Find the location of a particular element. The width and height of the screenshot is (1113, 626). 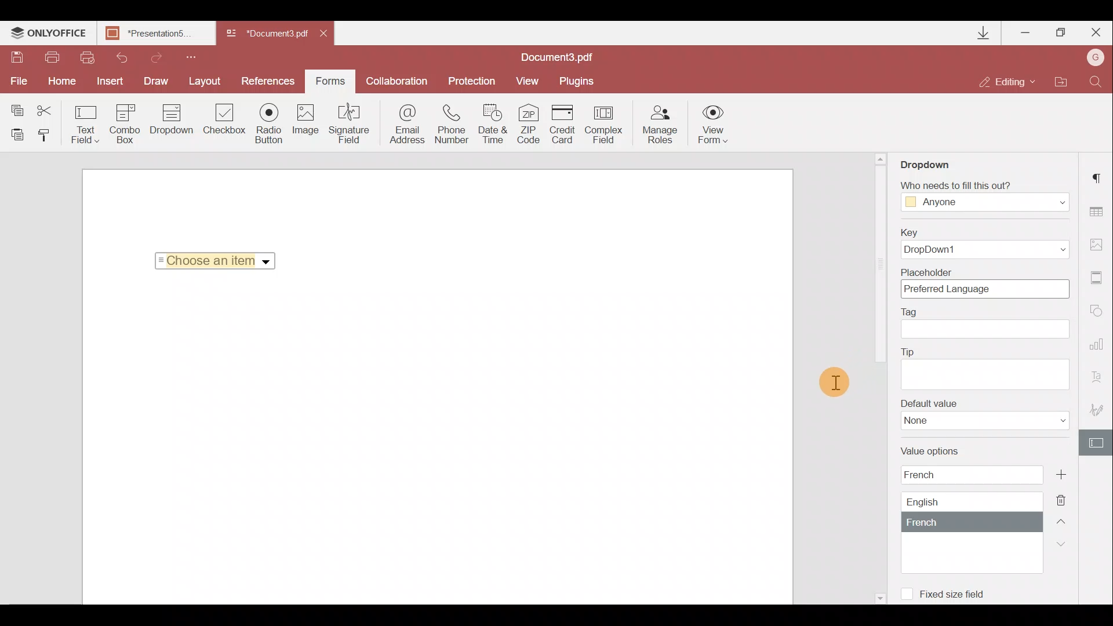

Radio button is located at coordinates (269, 123).